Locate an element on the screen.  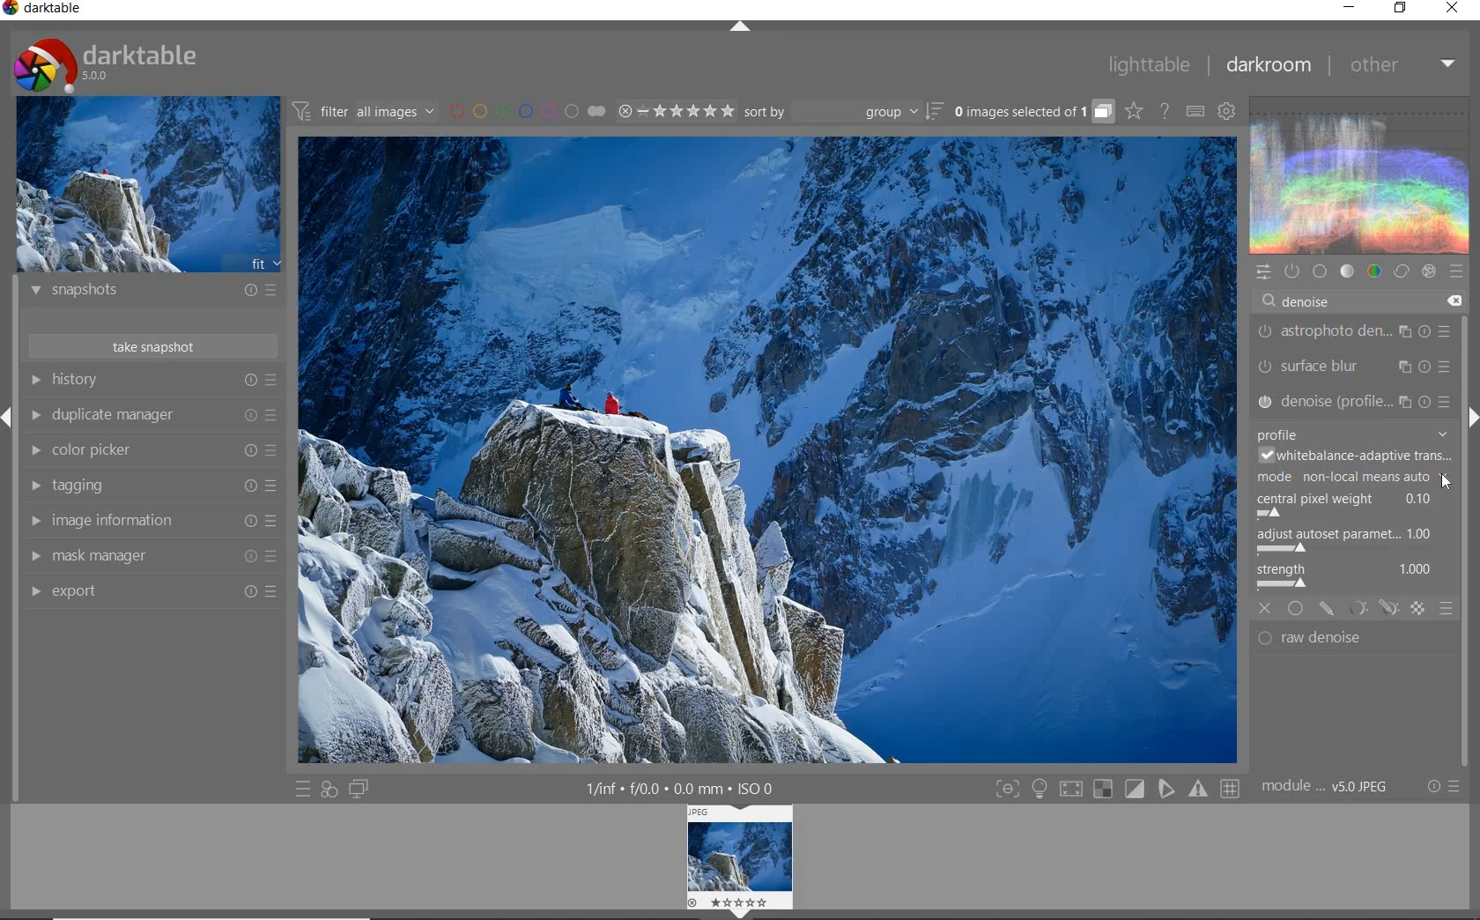
expand/collapse is located at coordinates (738, 27).